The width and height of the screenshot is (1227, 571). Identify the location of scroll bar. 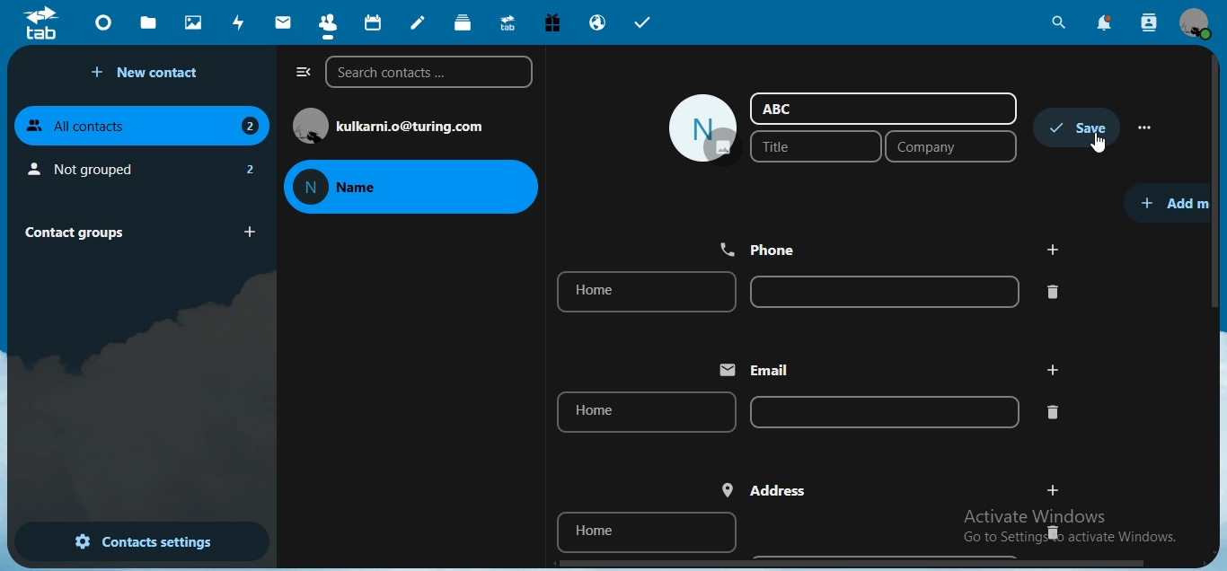
(1216, 184).